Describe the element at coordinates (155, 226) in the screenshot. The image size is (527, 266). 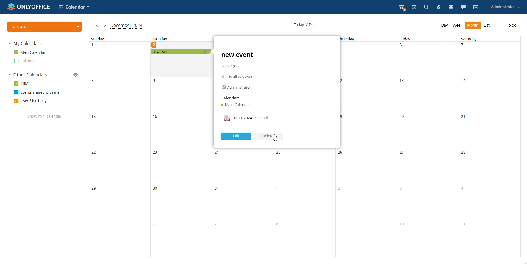
I see `6` at that location.